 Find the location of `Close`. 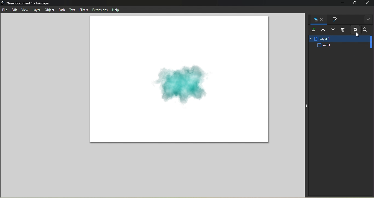

Close is located at coordinates (368, 3).